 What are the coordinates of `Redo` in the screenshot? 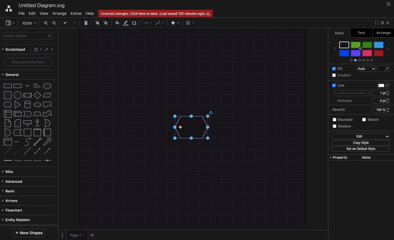 It's located at (74, 23).